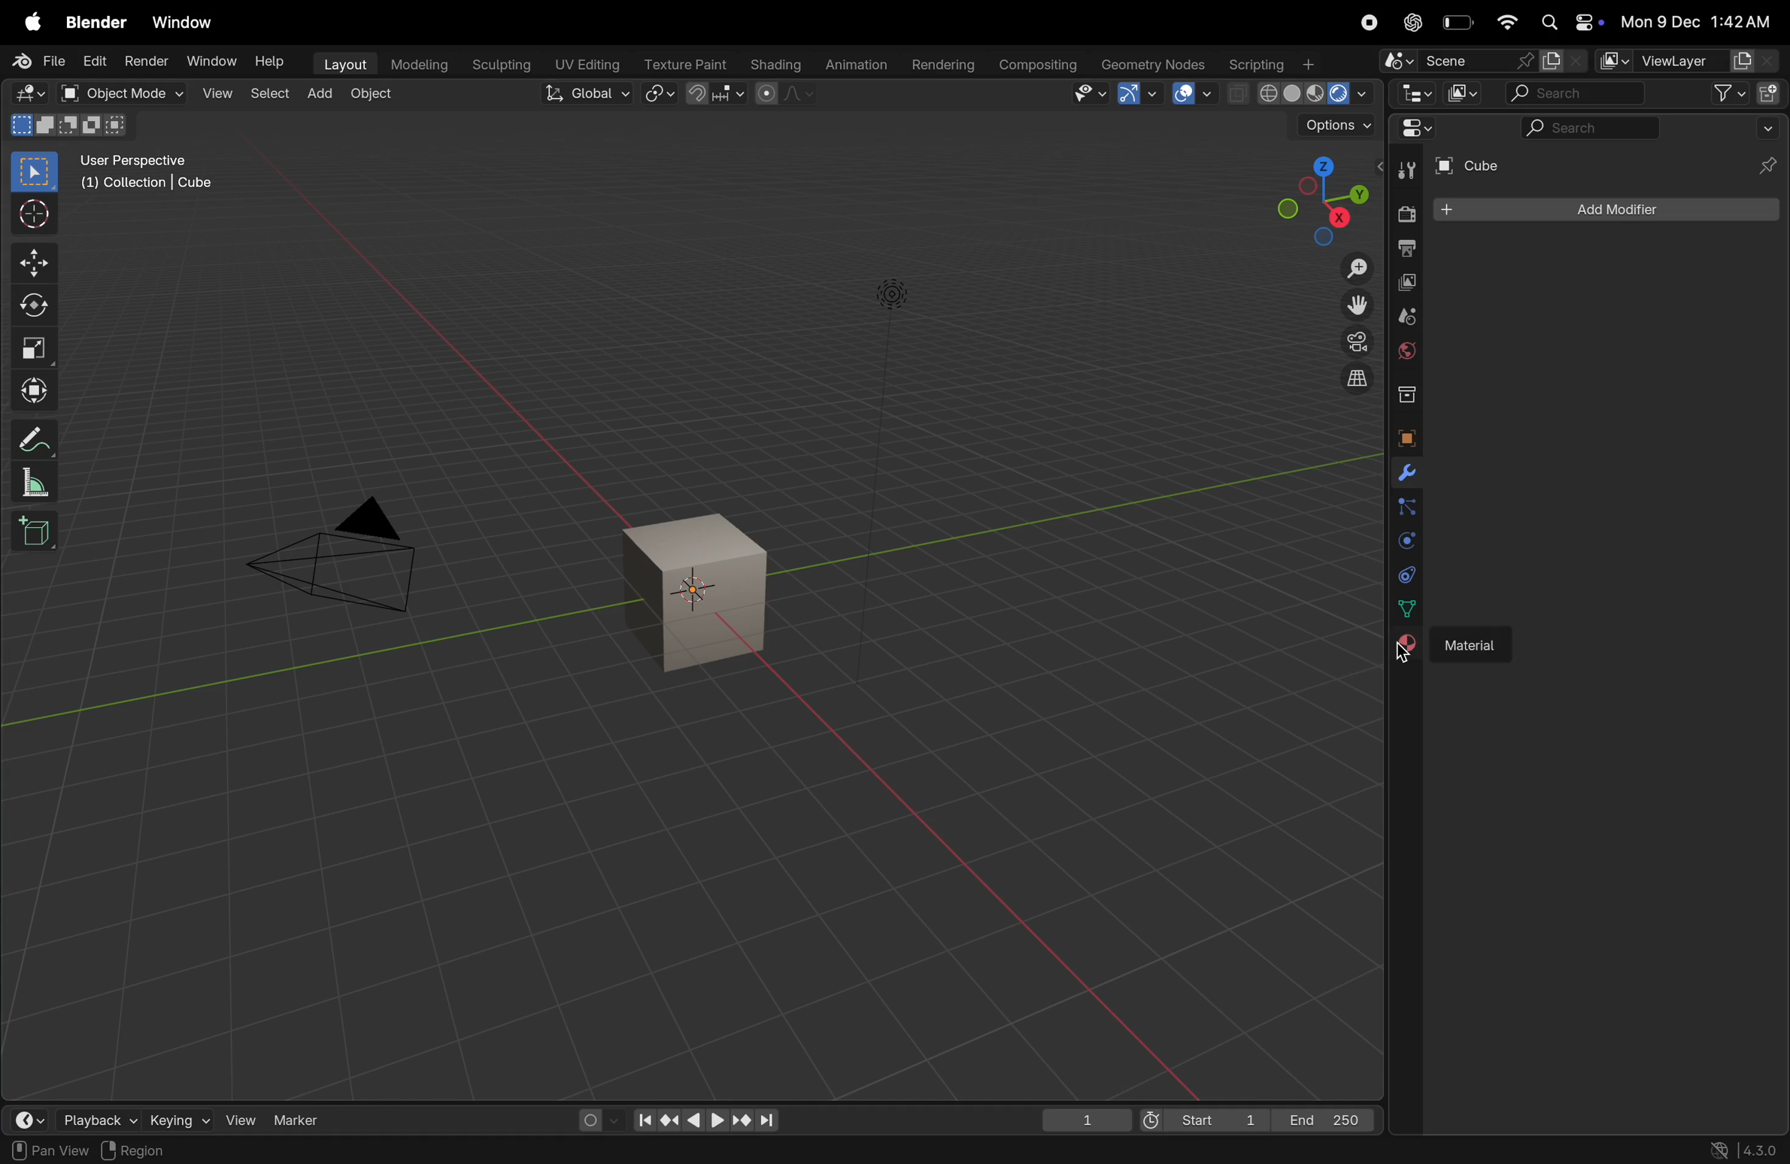 This screenshot has width=1790, height=1164. Describe the element at coordinates (784, 93) in the screenshot. I see `proportional editing objects` at that location.